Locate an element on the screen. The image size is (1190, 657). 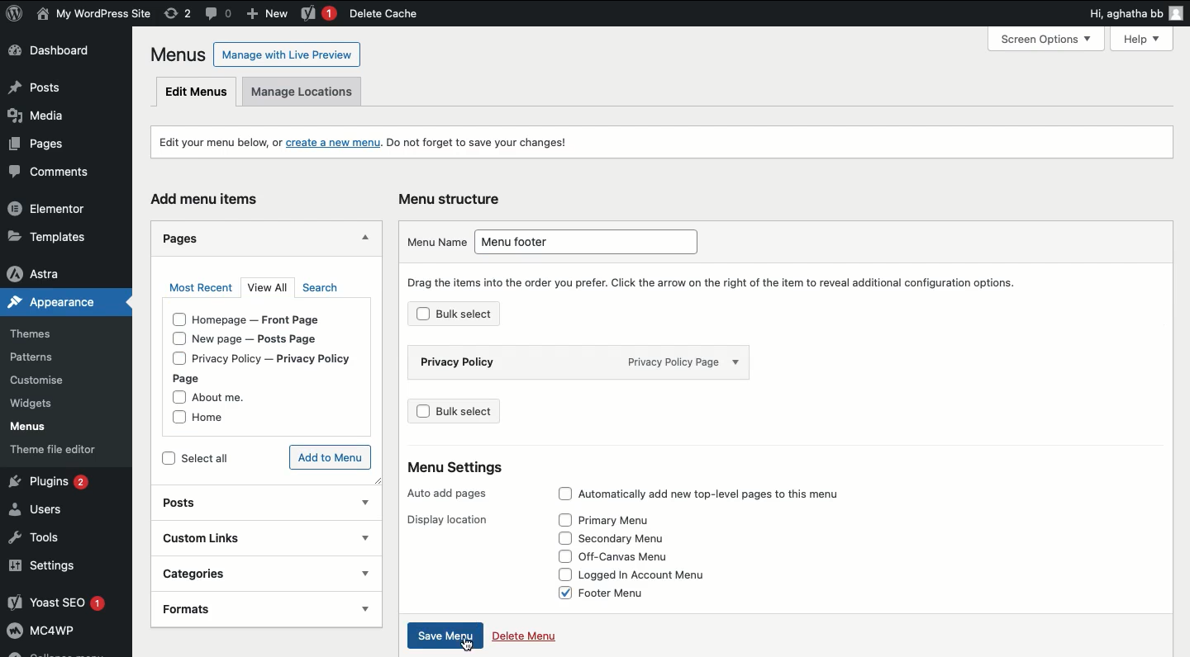
Dashboard is located at coordinates (59, 53).